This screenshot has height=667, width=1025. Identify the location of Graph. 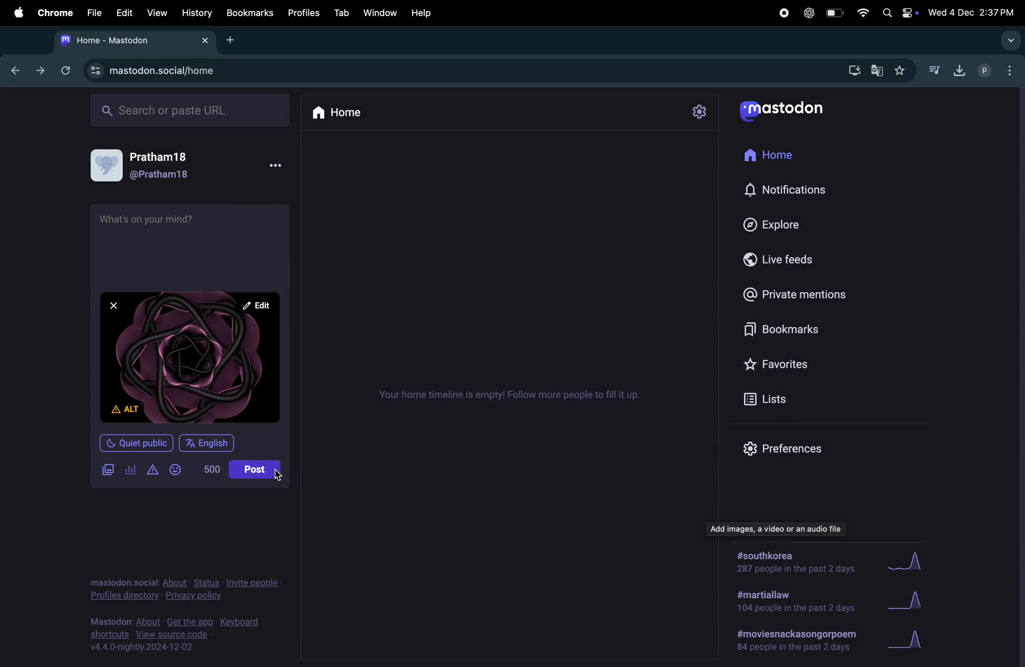
(909, 640).